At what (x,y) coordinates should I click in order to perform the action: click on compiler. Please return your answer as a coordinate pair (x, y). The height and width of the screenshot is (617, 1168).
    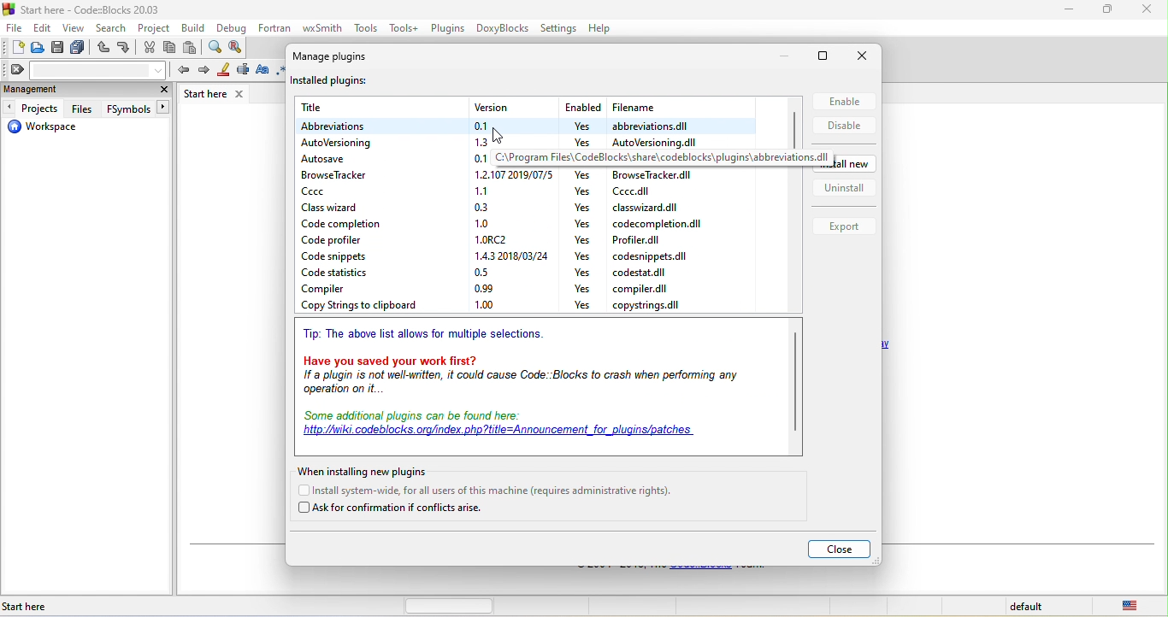
    Looking at the image, I should click on (363, 291).